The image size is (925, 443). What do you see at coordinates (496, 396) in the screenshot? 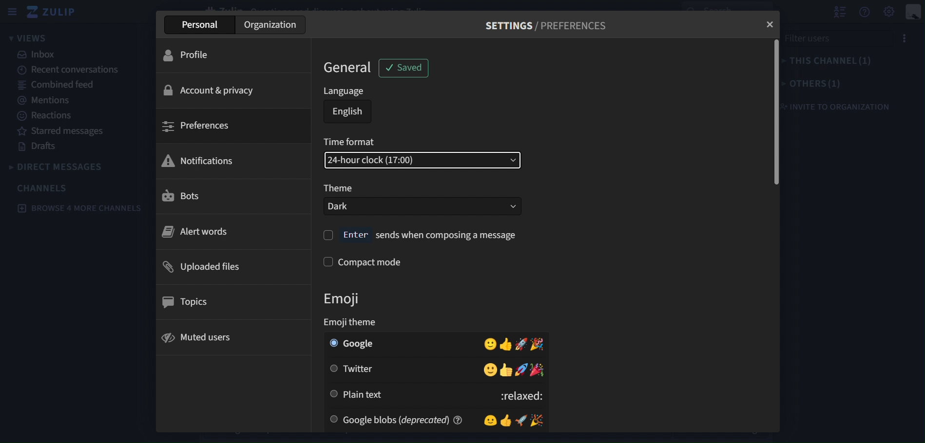
I see `:relaxed` at bounding box center [496, 396].